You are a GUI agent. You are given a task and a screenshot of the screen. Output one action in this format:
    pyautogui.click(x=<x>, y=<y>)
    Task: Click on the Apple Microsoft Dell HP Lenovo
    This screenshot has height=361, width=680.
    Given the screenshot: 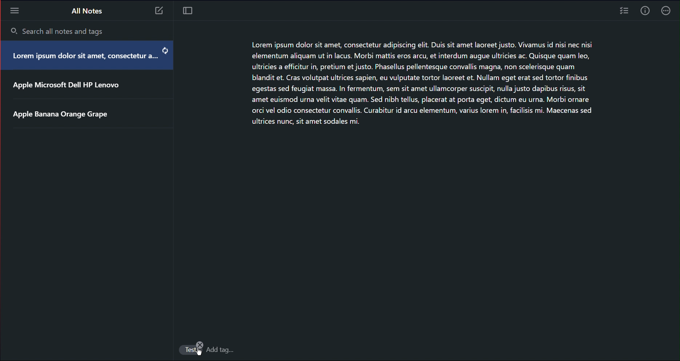 What is the action you would take?
    pyautogui.click(x=66, y=87)
    